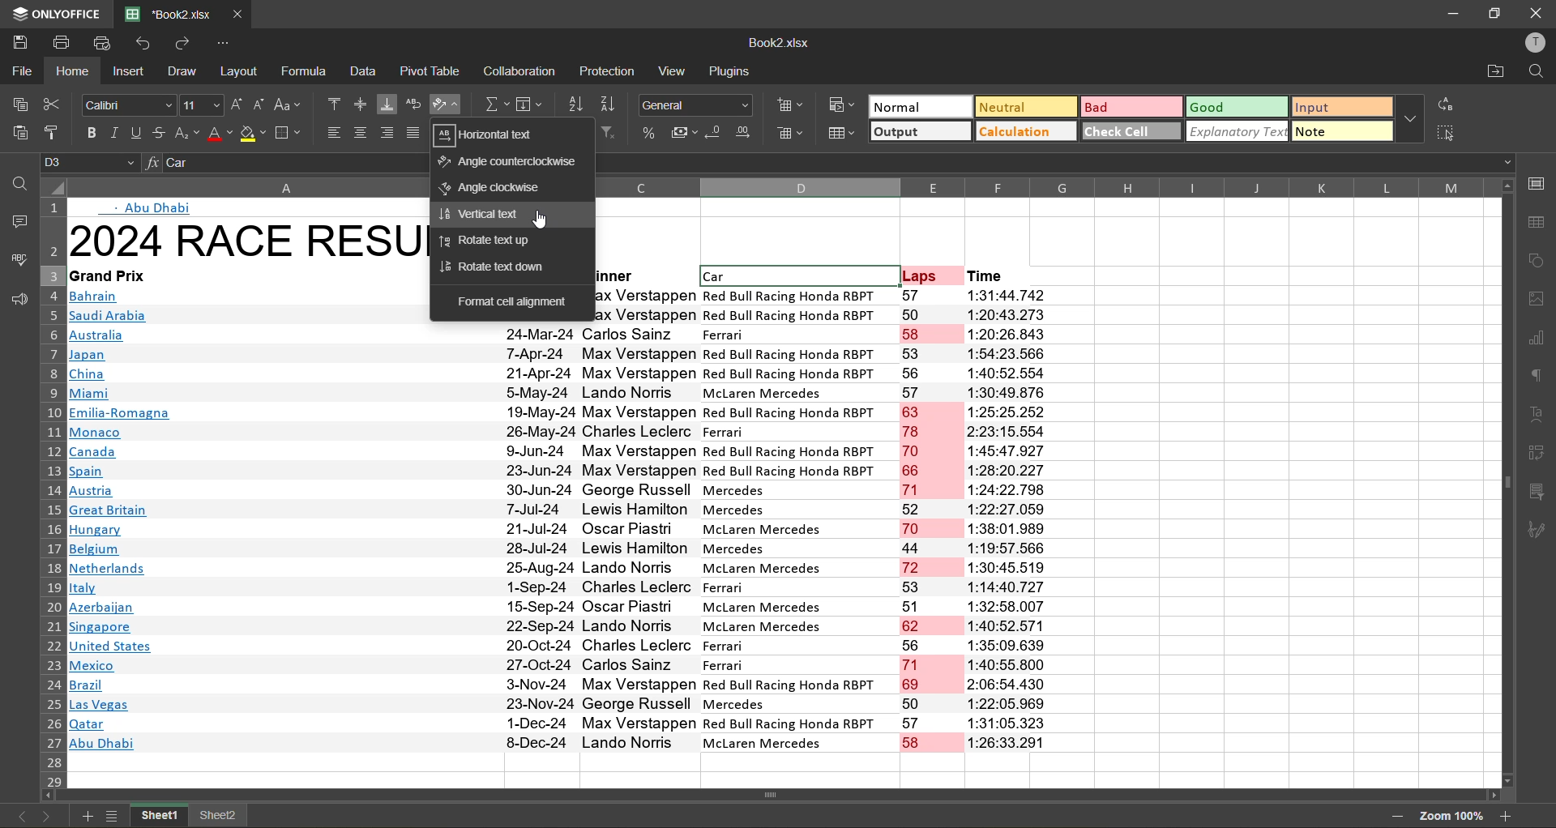  Describe the element at coordinates (1131, 108) in the screenshot. I see `bad` at that location.